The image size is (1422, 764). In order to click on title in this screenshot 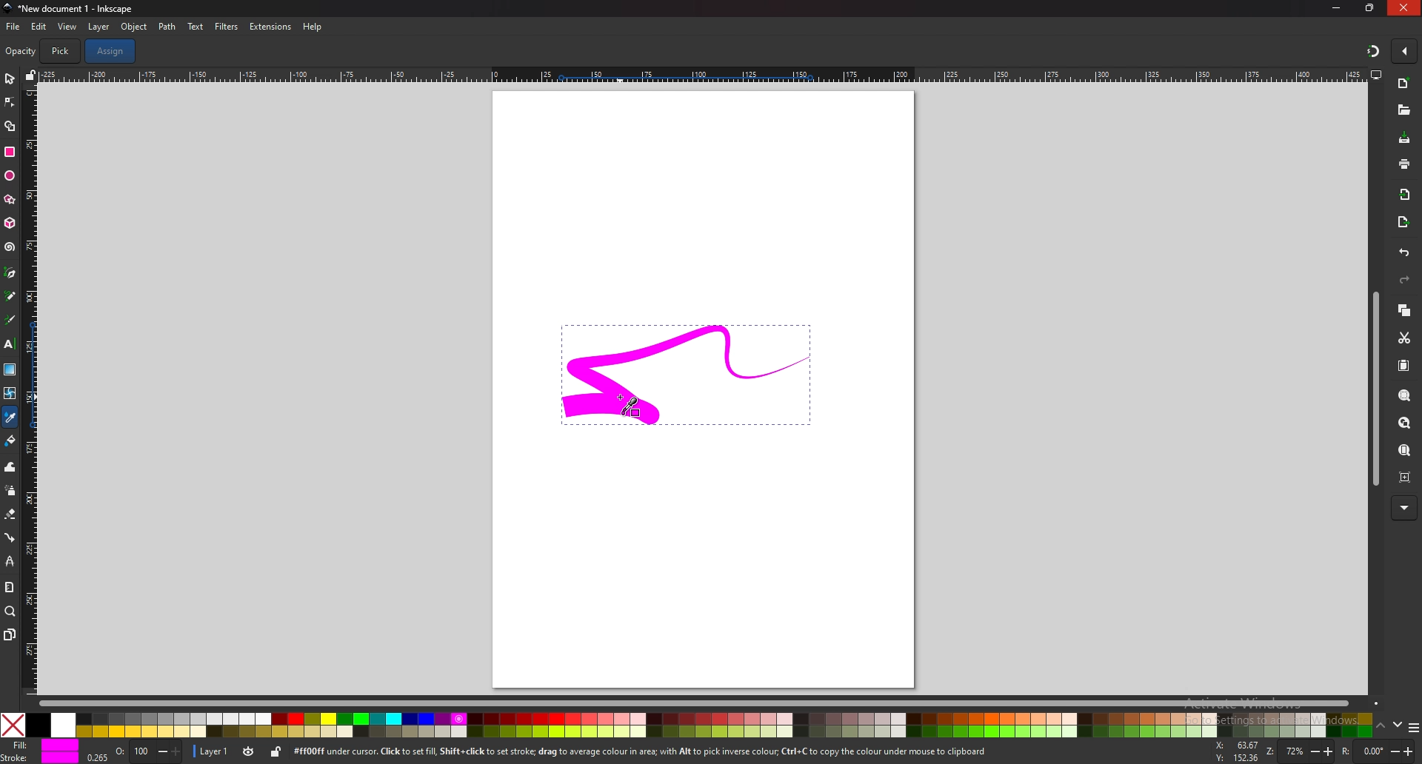, I will do `click(79, 9)`.